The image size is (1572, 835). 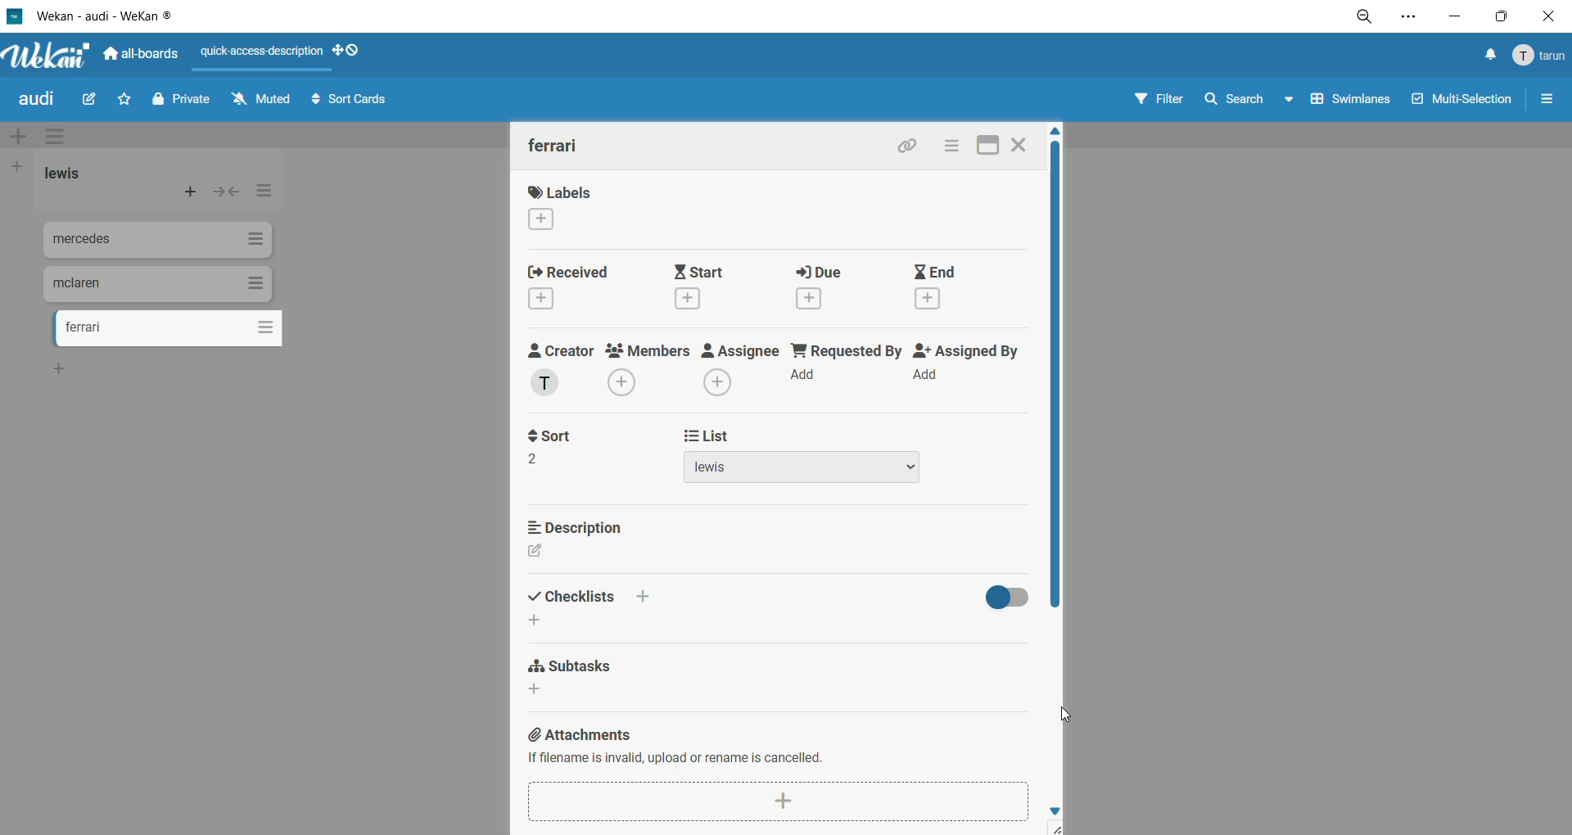 What do you see at coordinates (97, 100) in the screenshot?
I see `edit` at bounding box center [97, 100].